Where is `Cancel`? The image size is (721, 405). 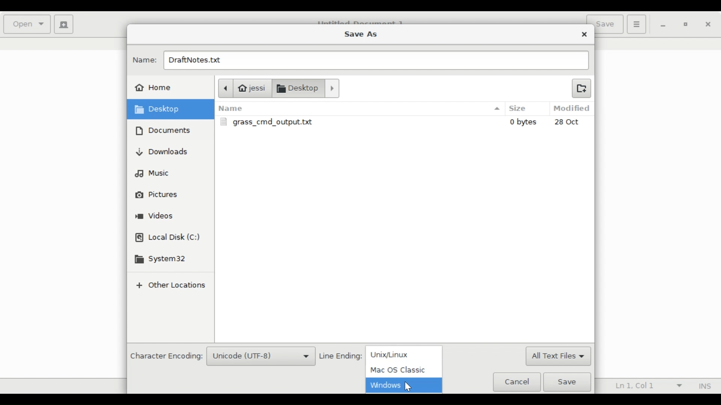 Cancel is located at coordinates (516, 381).